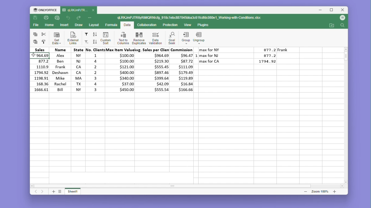 The image size is (371, 208). I want to click on Text to columns, so click(123, 38).